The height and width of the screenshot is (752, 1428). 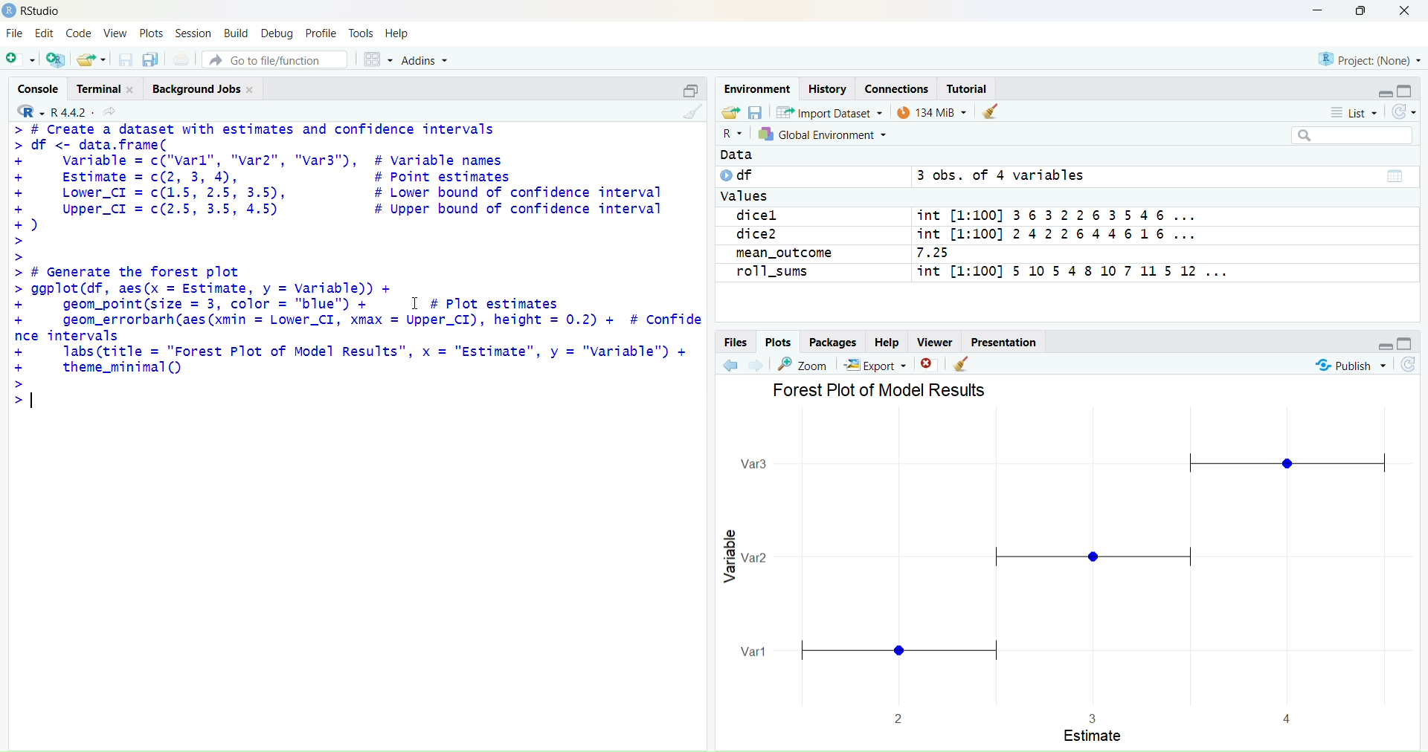 What do you see at coordinates (44, 33) in the screenshot?
I see `Edit` at bounding box center [44, 33].